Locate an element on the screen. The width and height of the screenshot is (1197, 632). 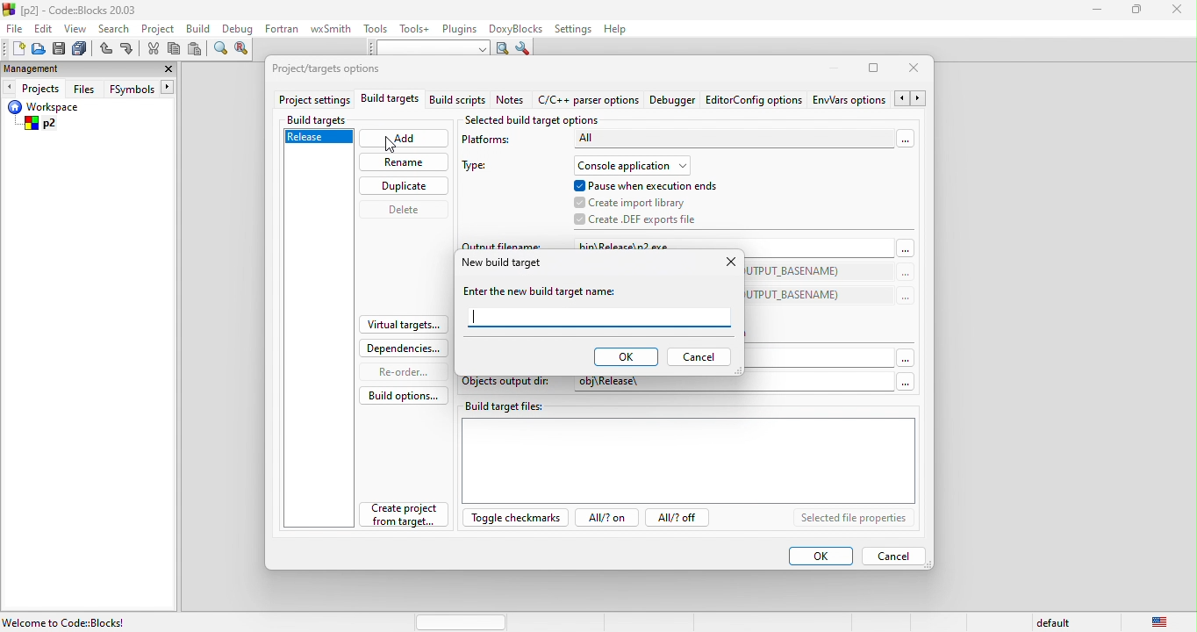
minimize is located at coordinates (1097, 11).